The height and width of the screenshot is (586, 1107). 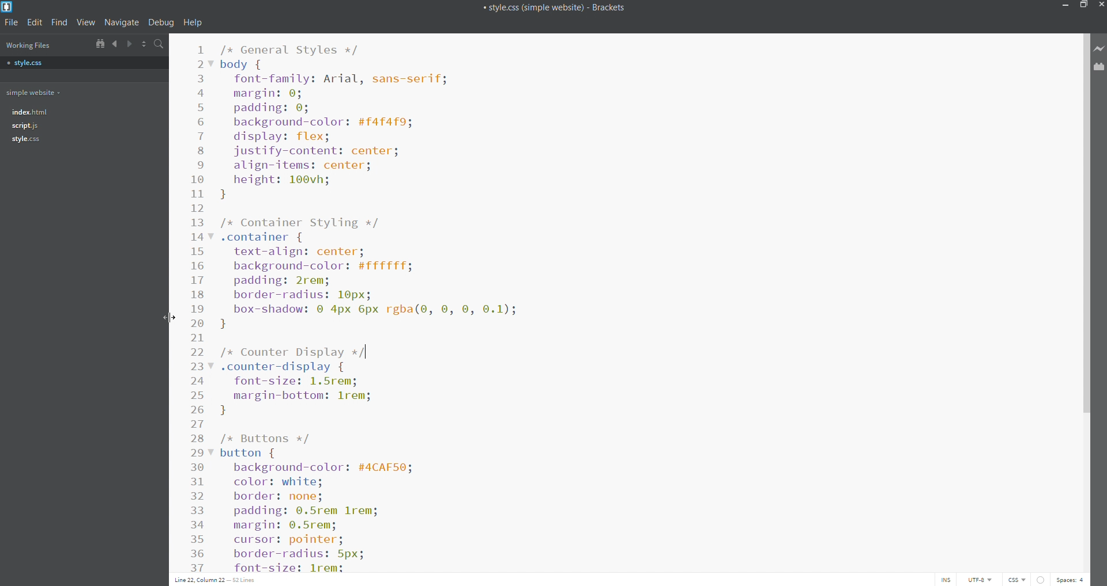 What do you see at coordinates (25, 126) in the screenshot?
I see `file tree- script.js` at bounding box center [25, 126].